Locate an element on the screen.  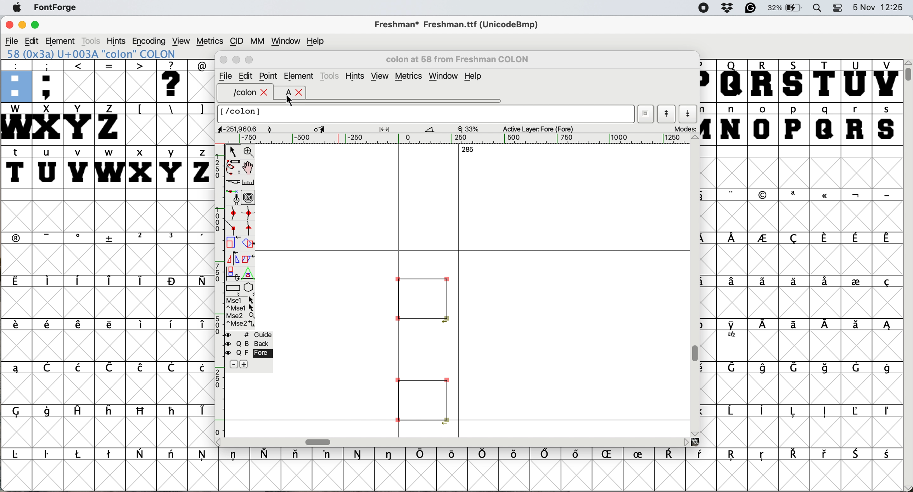
symbol is located at coordinates (359, 454).